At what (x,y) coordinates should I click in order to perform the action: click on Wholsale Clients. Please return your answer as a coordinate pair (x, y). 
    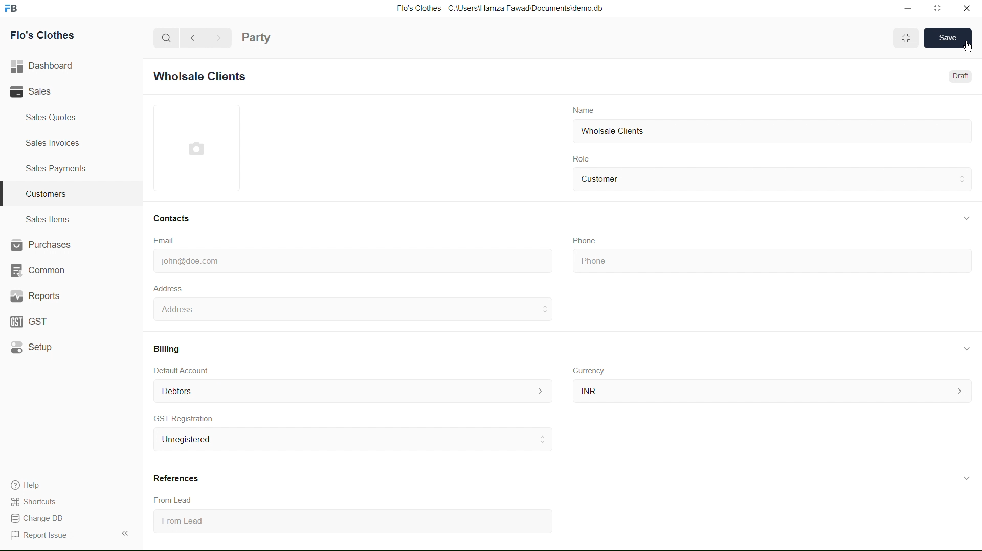
    Looking at the image, I should click on (614, 131).